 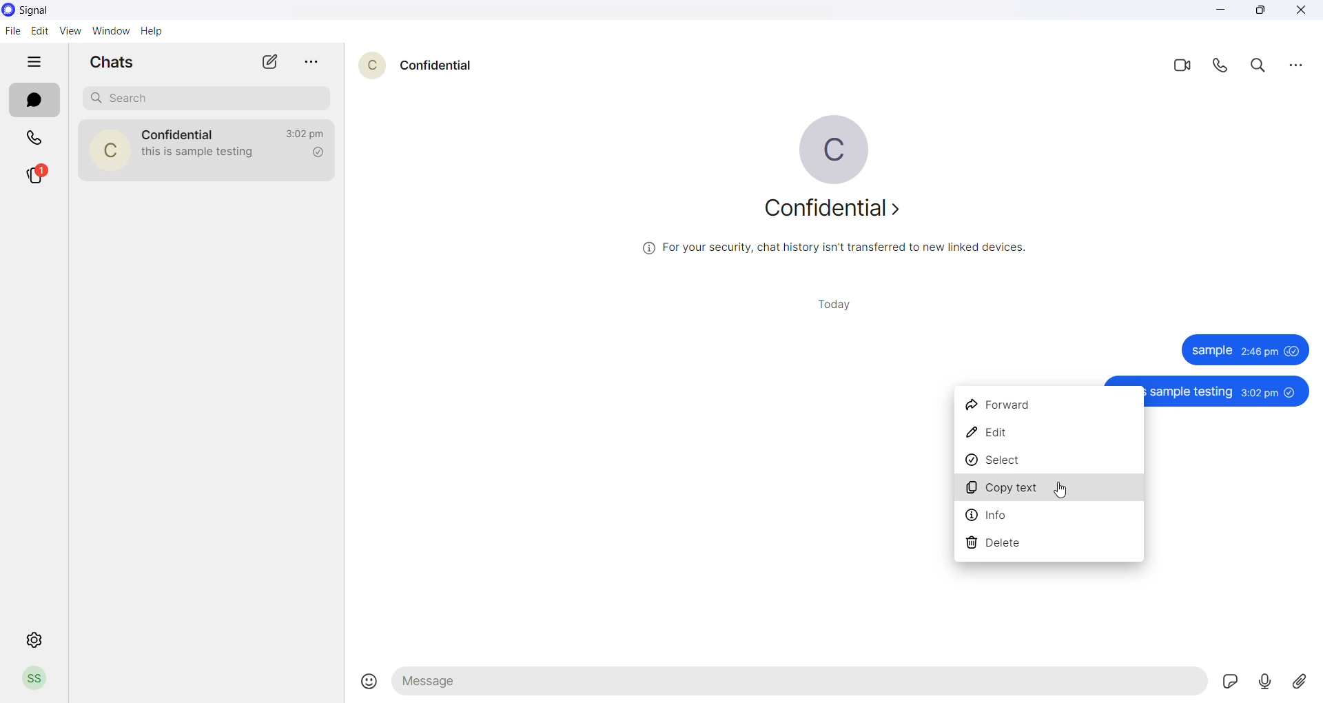 What do you see at coordinates (203, 154) in the screenshot?
I see `last message` at bounding box center [203, 154].